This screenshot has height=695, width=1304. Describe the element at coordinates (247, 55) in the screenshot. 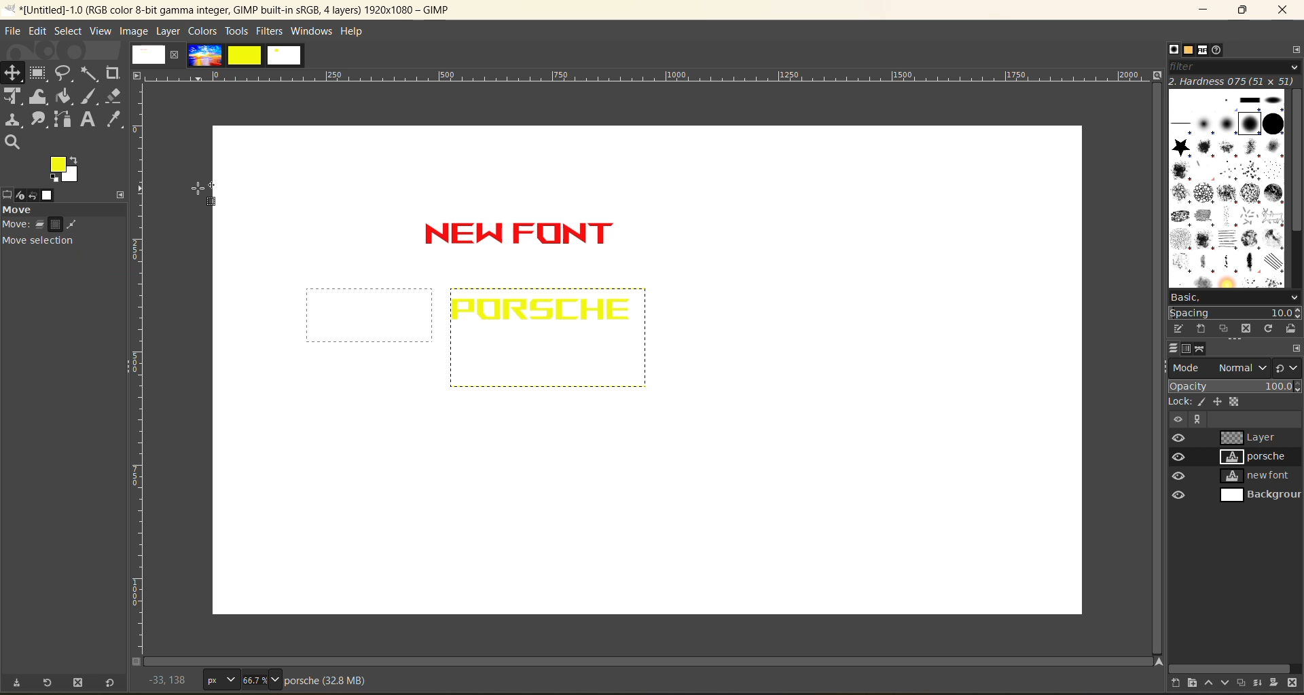

I see `images` at that location.